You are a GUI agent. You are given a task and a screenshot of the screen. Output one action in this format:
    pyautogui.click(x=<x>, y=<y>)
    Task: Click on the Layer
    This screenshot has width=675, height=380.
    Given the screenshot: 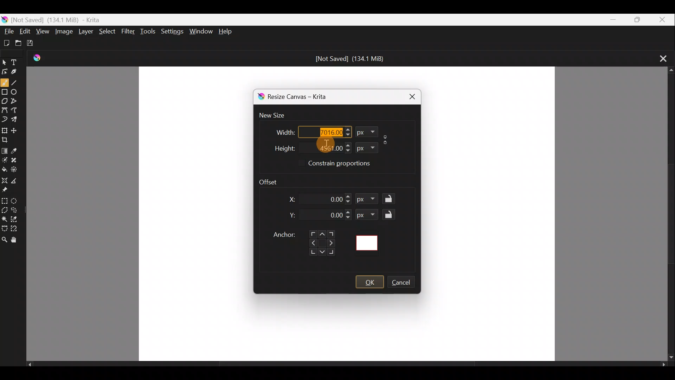 What is the action you would take?
    pyautogui.click(x=87, y=33)
    